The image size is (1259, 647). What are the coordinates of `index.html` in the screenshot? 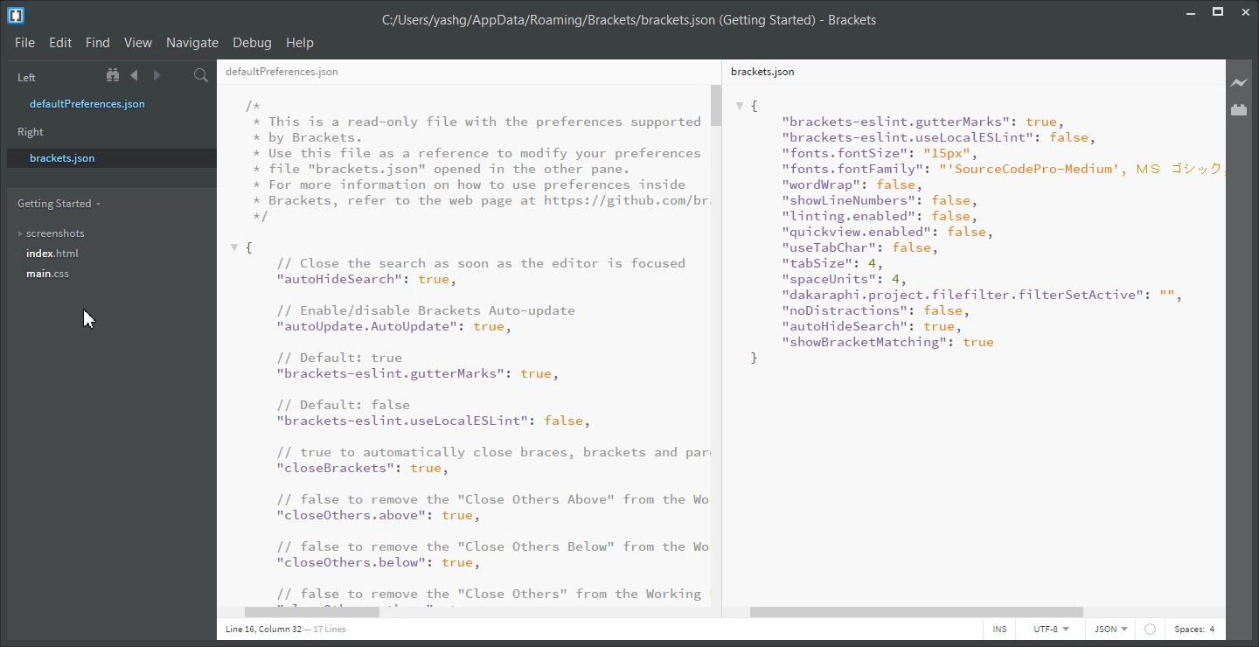 It's located at (53, 254).